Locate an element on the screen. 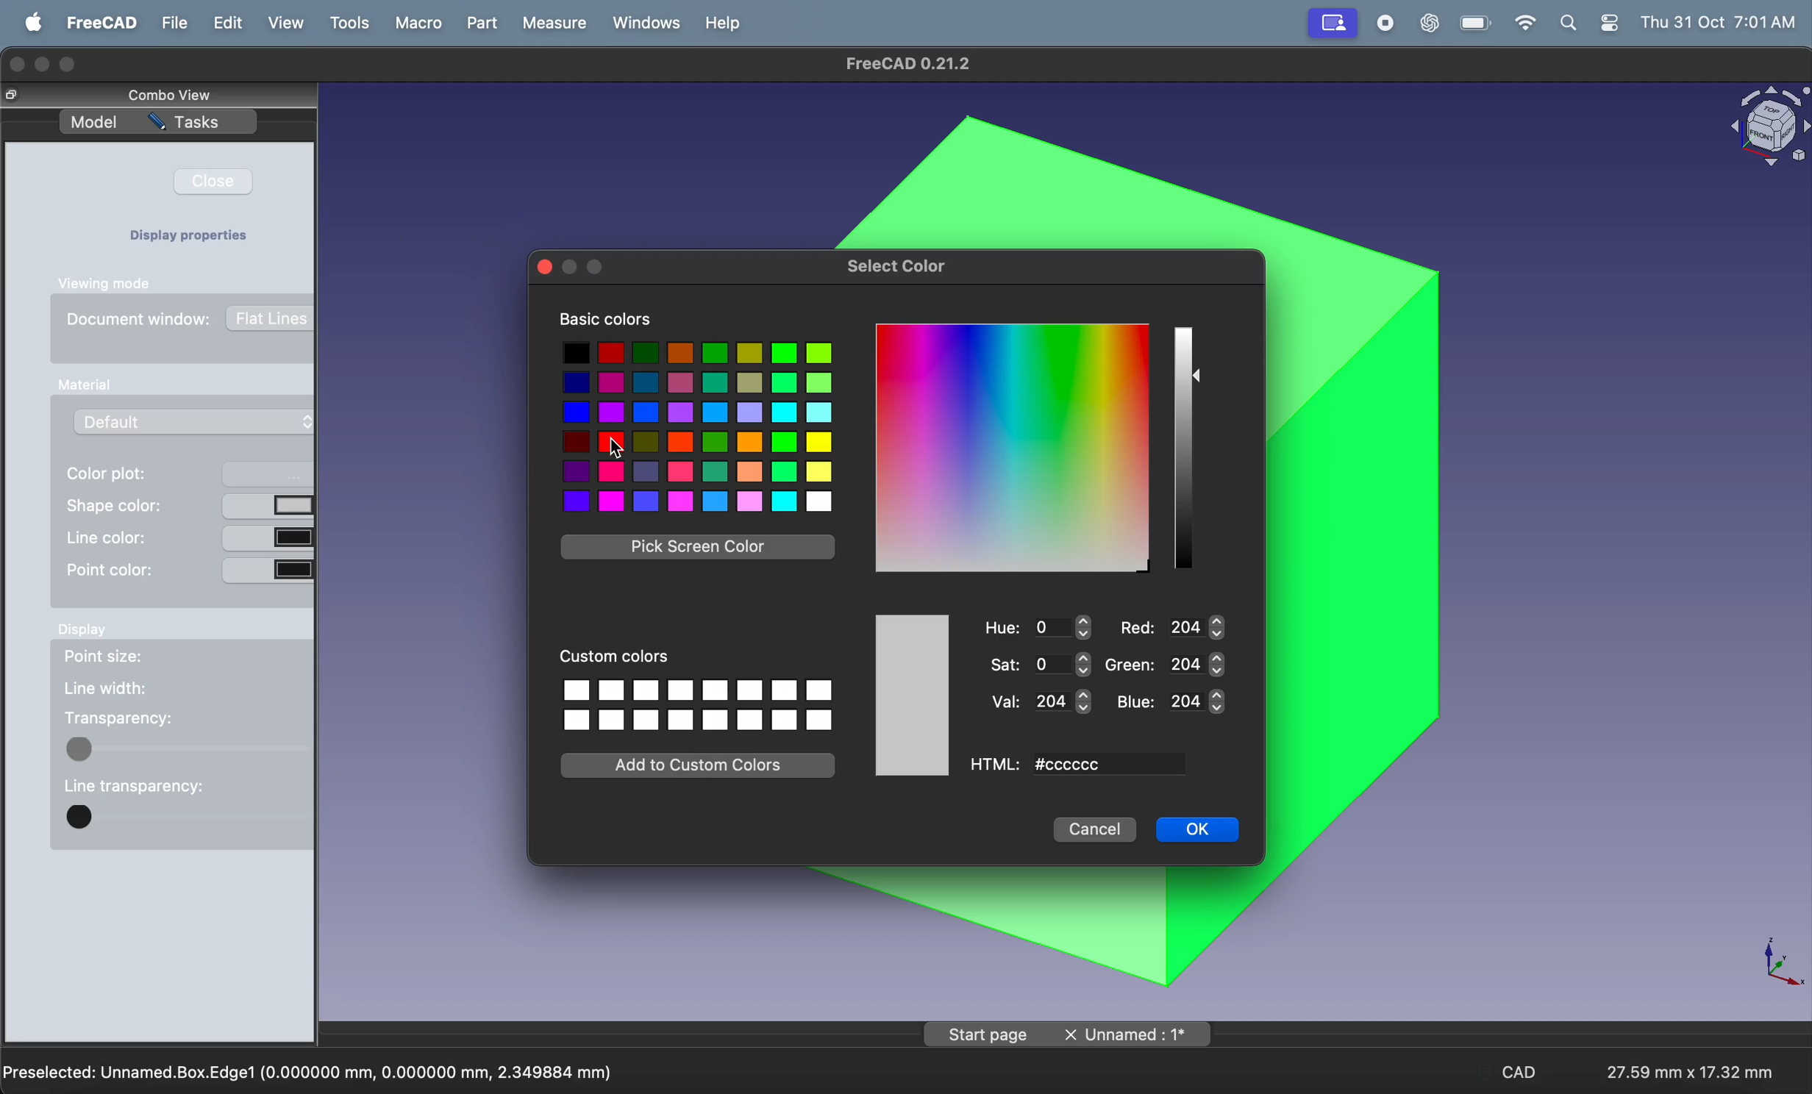 The image size is (1812, 1094). minimize is located at coordinates (45, 64).